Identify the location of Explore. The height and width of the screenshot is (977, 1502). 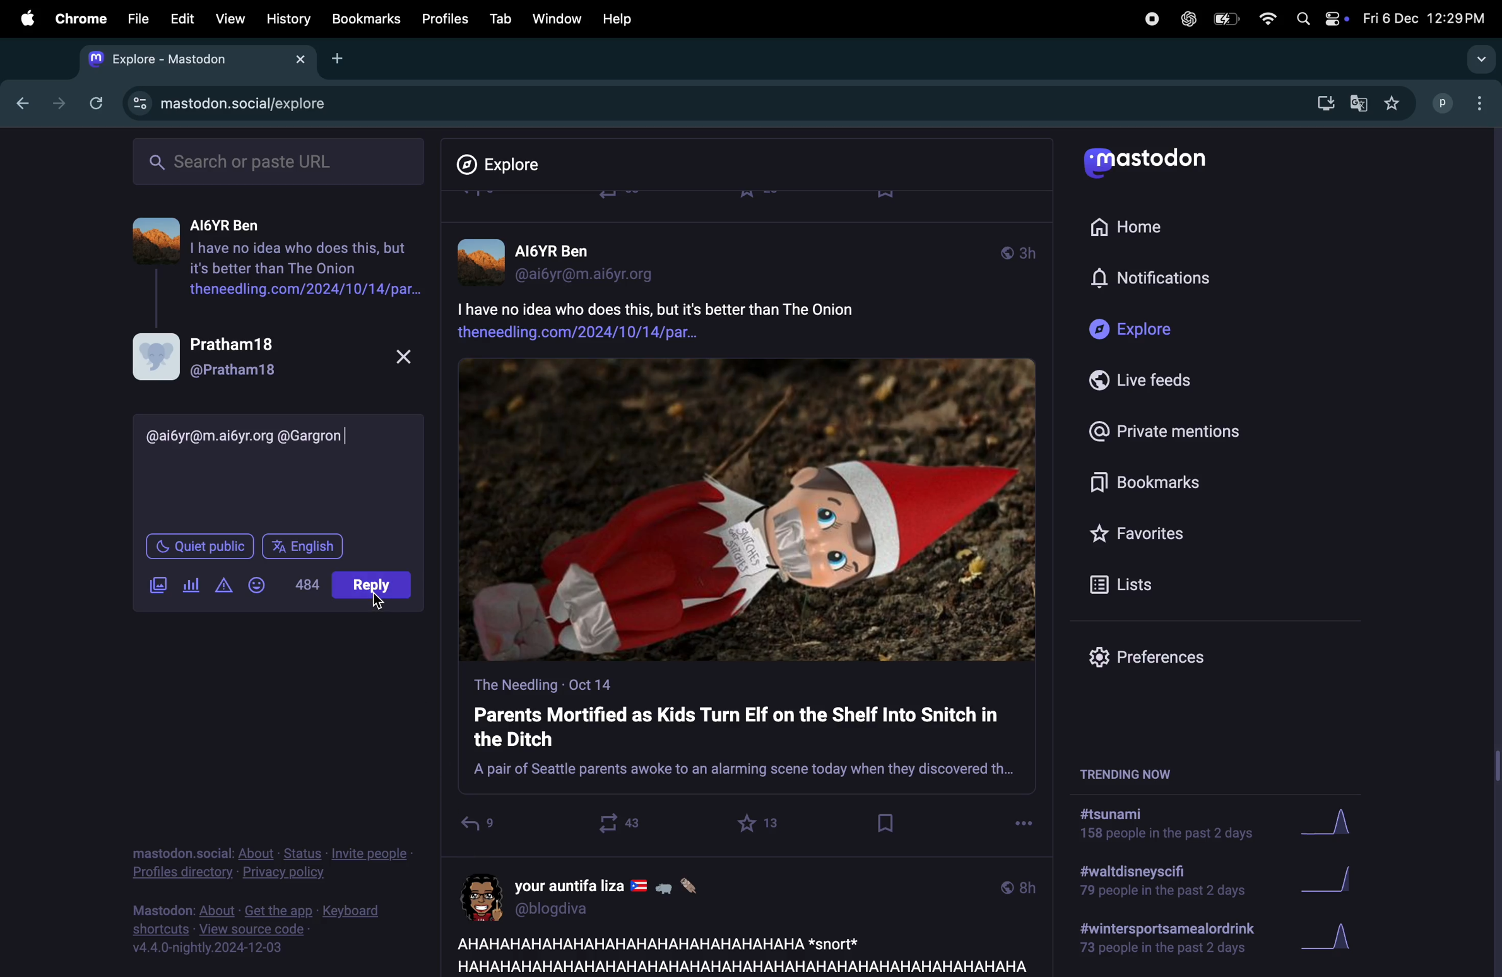
(508, 165).